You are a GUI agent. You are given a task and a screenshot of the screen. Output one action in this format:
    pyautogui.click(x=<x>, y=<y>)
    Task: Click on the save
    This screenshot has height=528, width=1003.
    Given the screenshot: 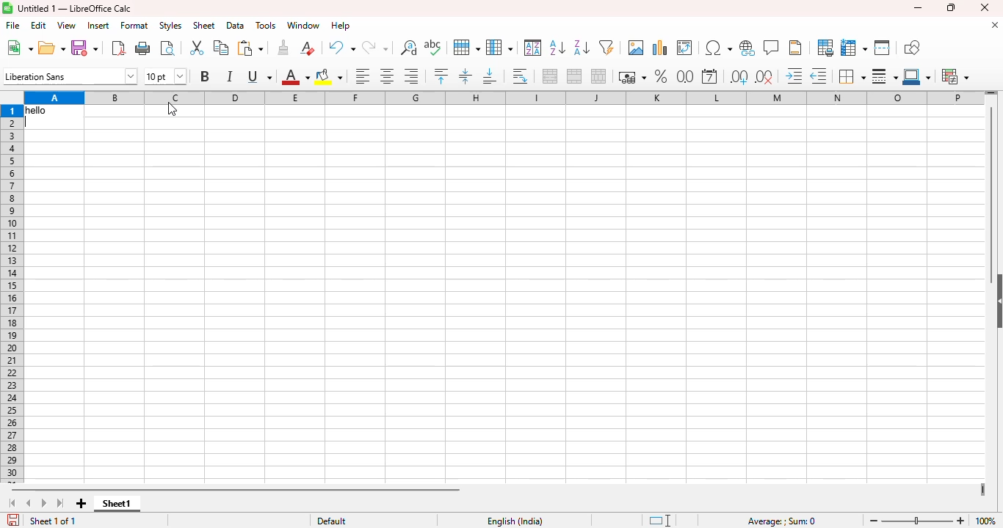 What is the action you would take?
    pyautogui.click(x=84, y=48)
    